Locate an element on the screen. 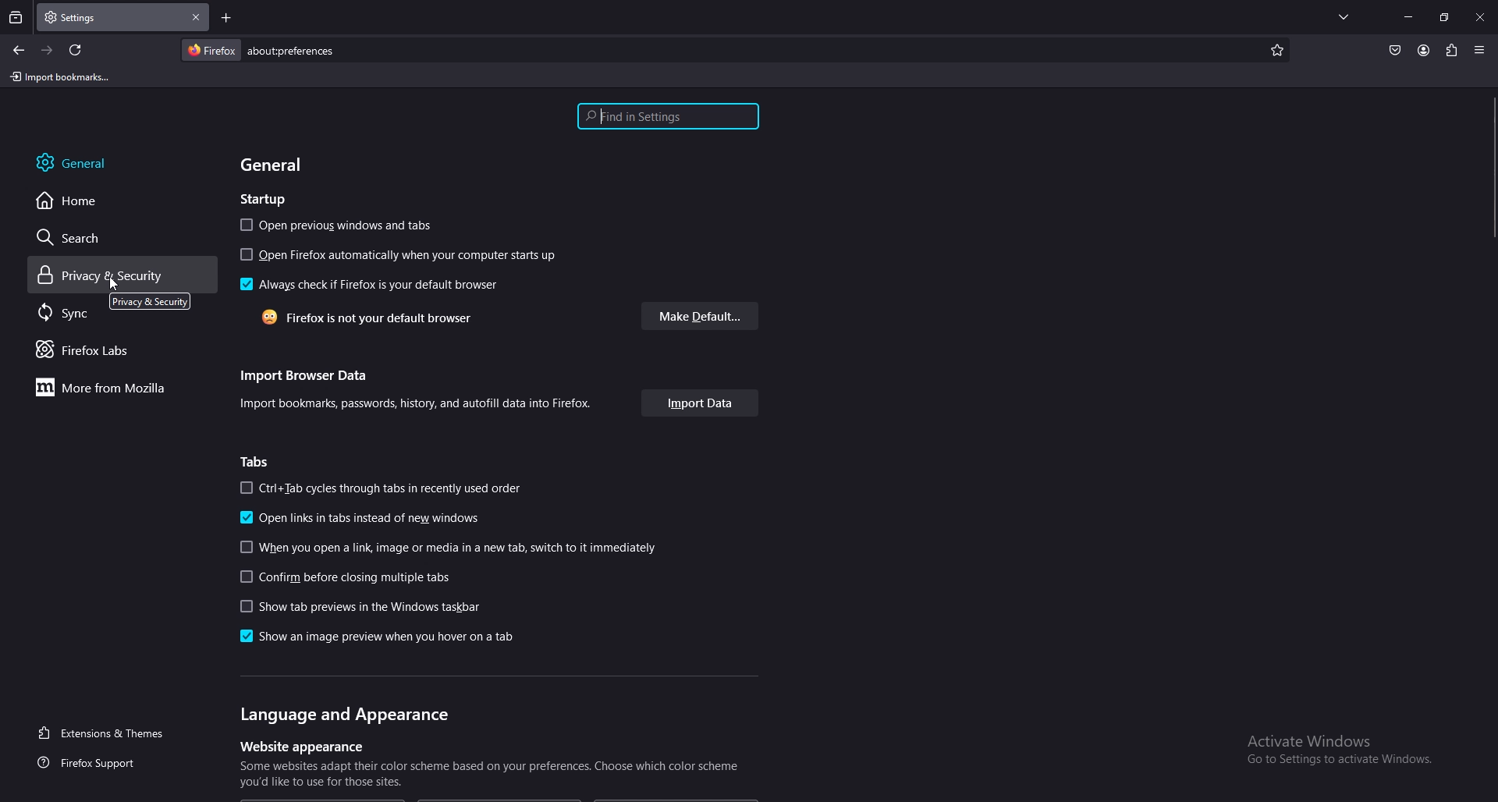 The width and height of the screenshot is (1498, 802). home is located at coordinates (91, 201).